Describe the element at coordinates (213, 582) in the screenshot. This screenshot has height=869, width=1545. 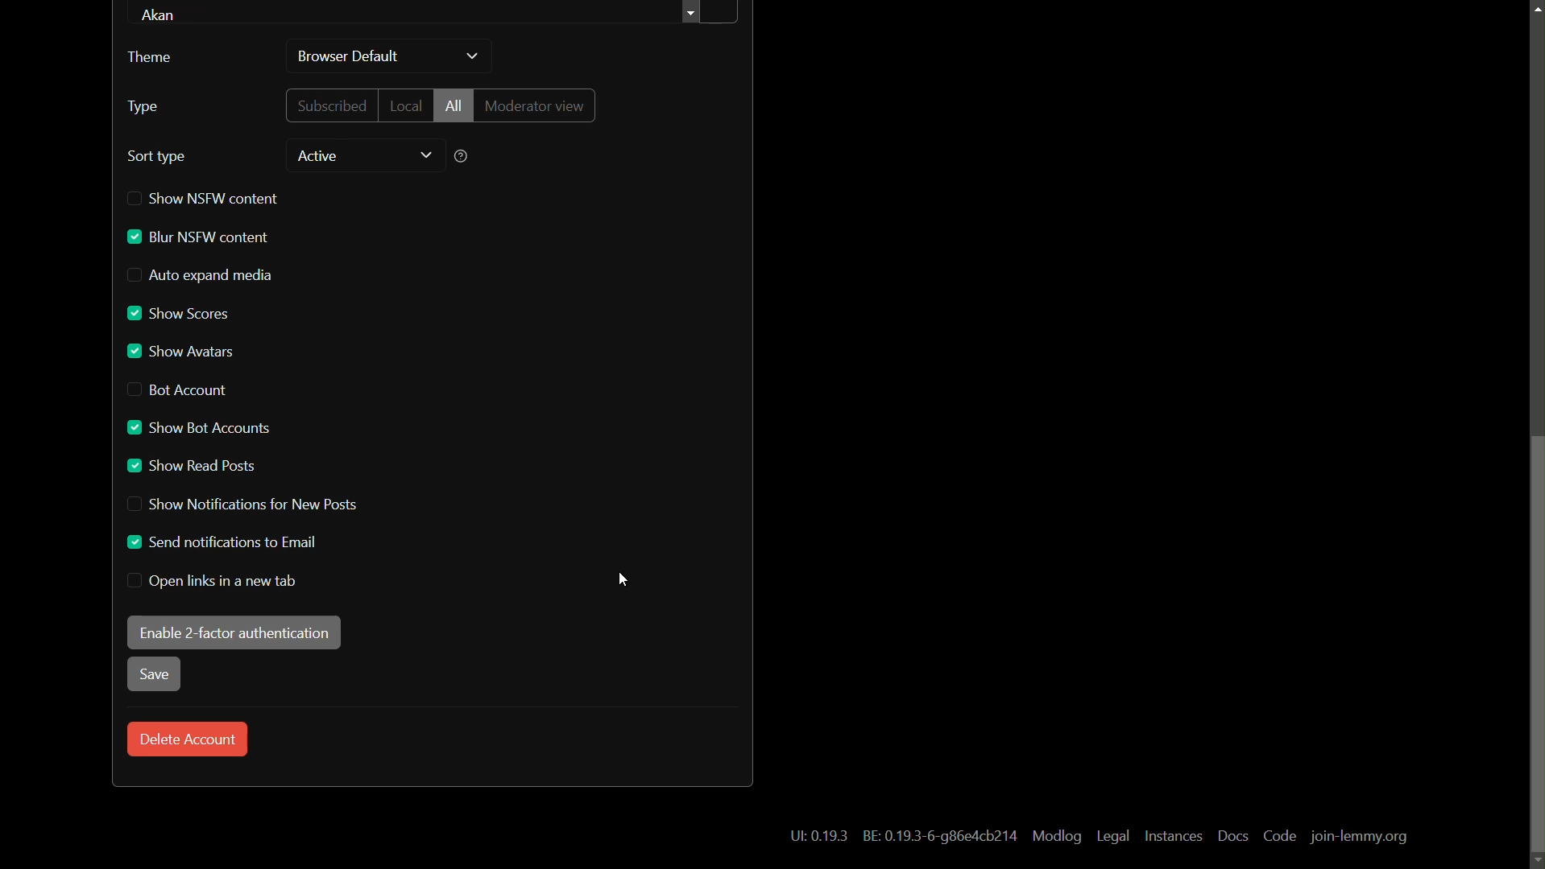
I see `open links in a new tab` at that location.